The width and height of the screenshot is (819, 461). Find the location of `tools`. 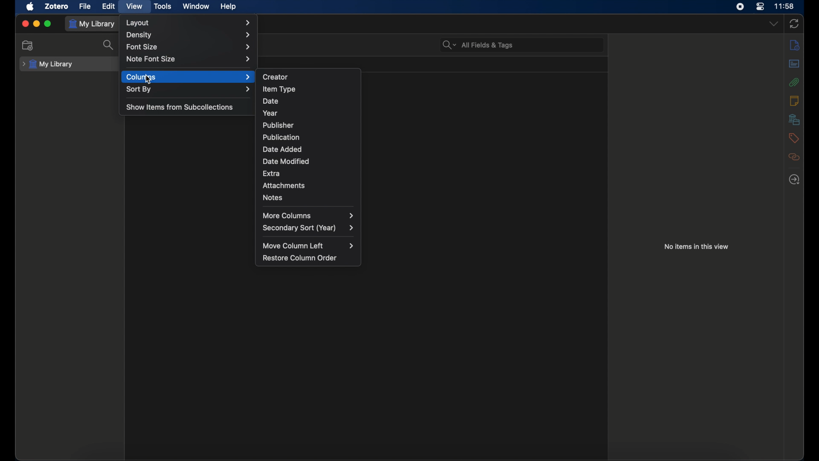

tools is located at coordinates (163, 6).